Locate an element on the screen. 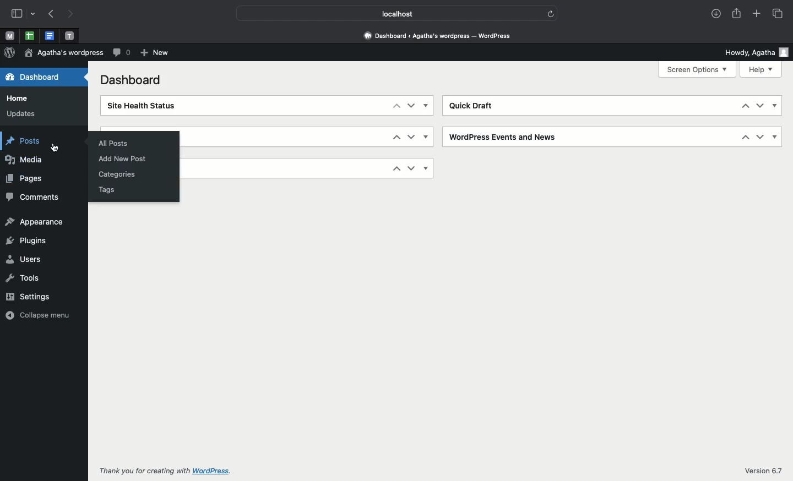 The width and height of the screenshot is (793, 481). Categories is located at coordinates (114, 174).